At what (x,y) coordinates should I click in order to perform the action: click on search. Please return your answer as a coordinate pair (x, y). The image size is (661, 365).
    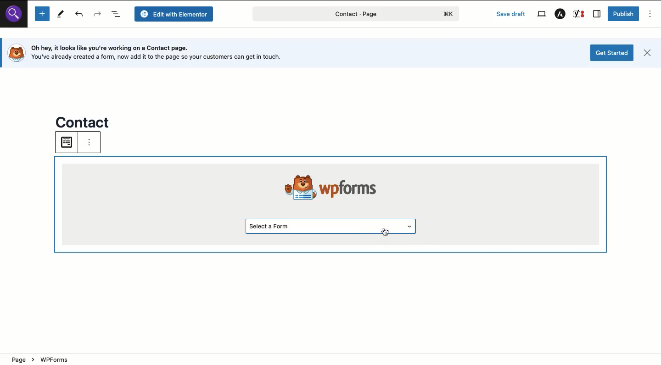
    Looking at the image, I should click on (17, 17).